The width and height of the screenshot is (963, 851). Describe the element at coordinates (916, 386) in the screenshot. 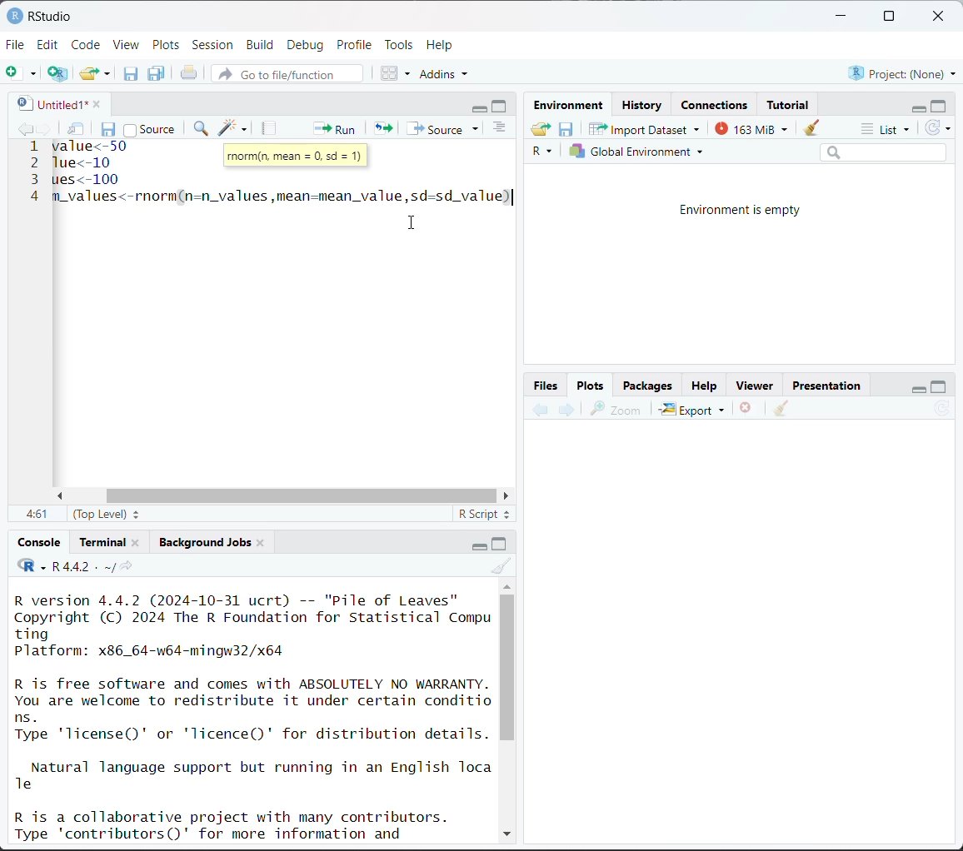

I see `minimize` at that location.